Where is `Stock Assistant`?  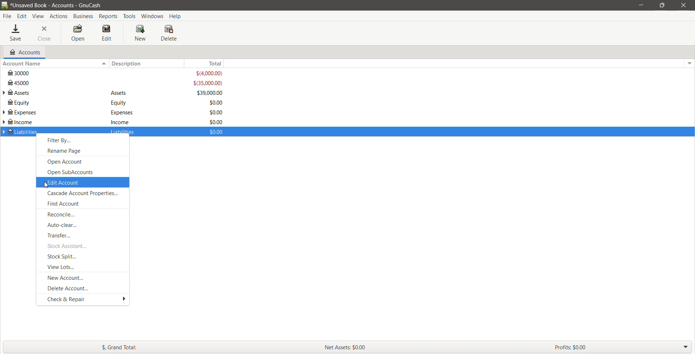
Stock Assistant is located at coordinates (68, 246).